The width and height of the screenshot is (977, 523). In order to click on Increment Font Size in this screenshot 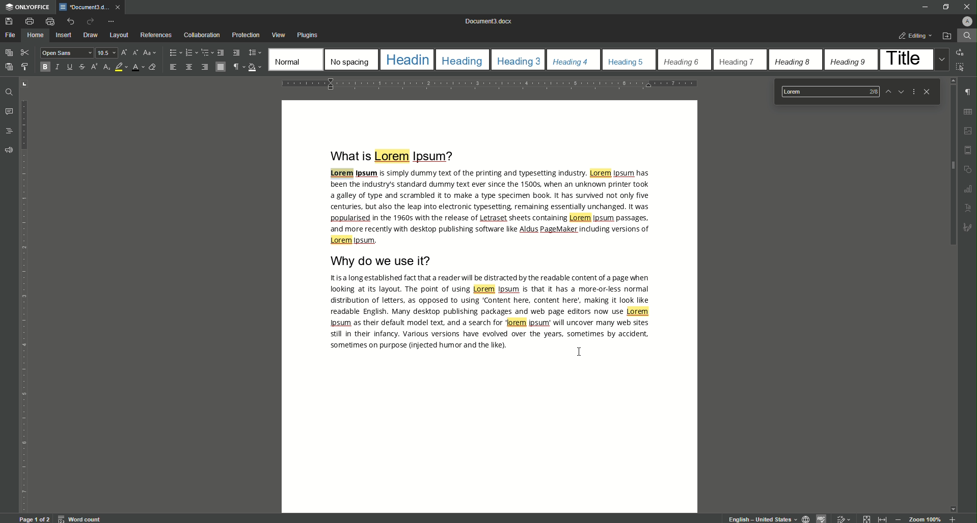, I will do `click(123, 53)`.